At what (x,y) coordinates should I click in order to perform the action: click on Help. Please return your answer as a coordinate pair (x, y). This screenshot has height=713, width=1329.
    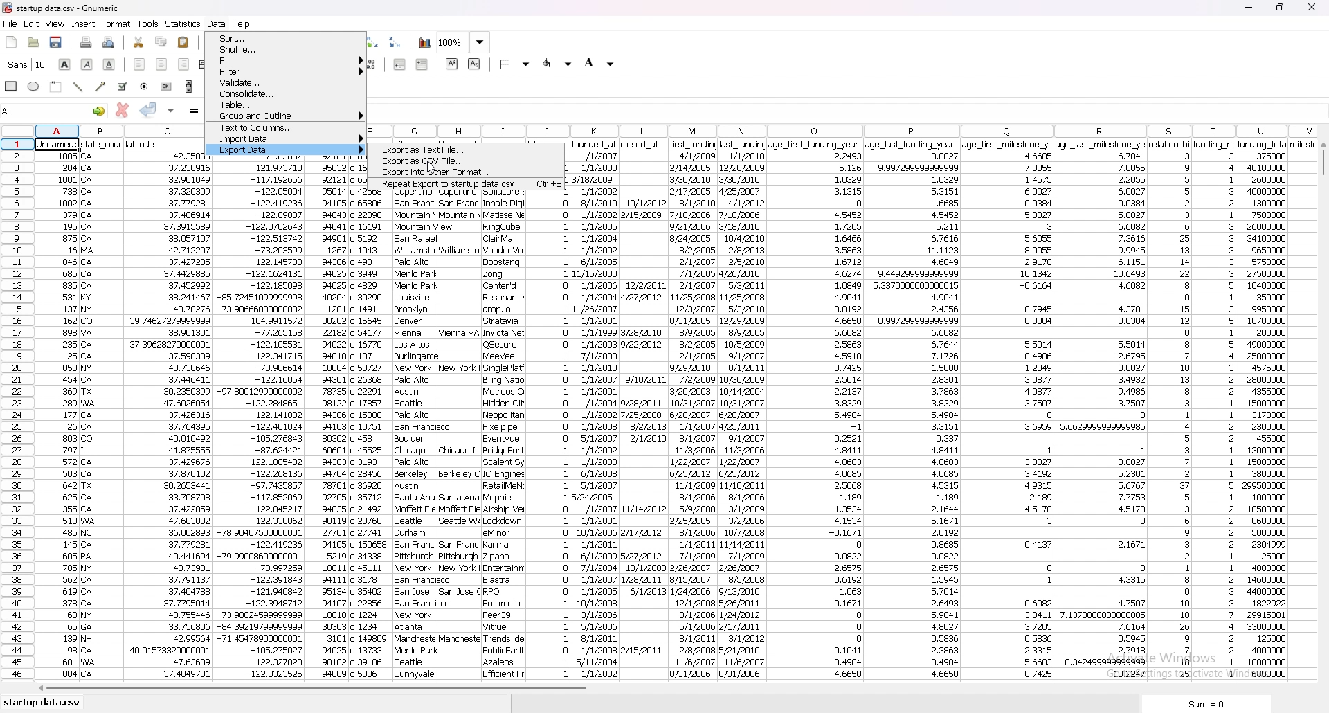
    Looking at the image, I should click on (249, 22).